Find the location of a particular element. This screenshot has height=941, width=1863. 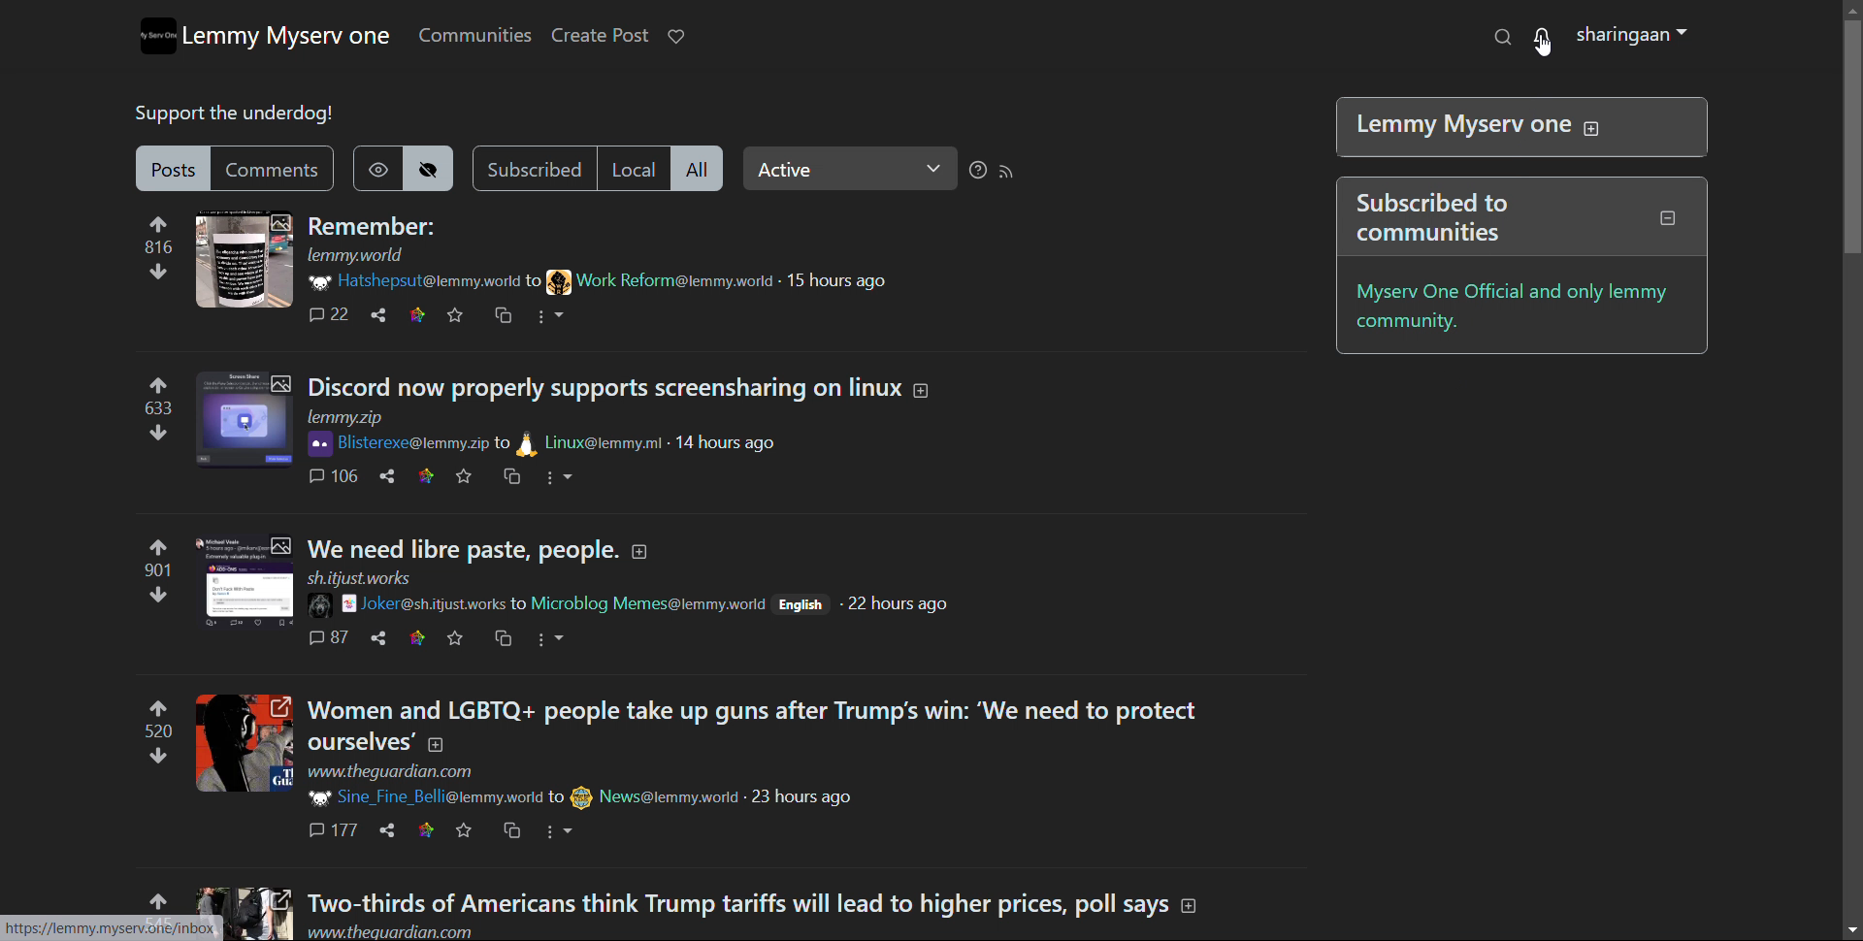

comment is located at coordinates (329, 637).